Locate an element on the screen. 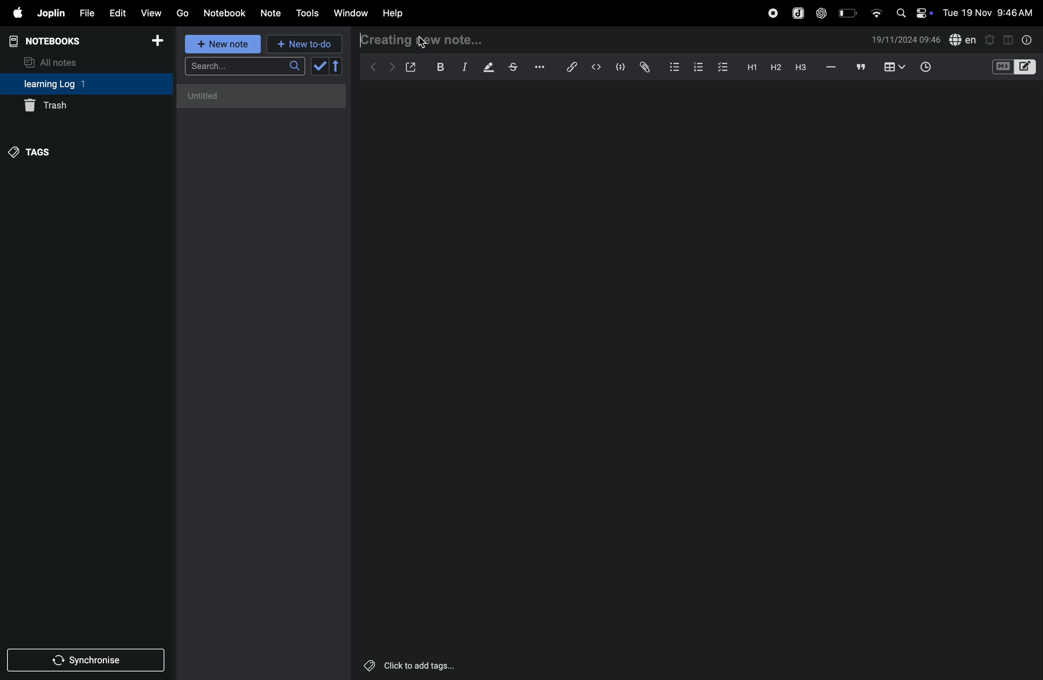 Image resolution: width=1043 pixels, height=680 pixels. code block is located at coordinates (1013, 68).